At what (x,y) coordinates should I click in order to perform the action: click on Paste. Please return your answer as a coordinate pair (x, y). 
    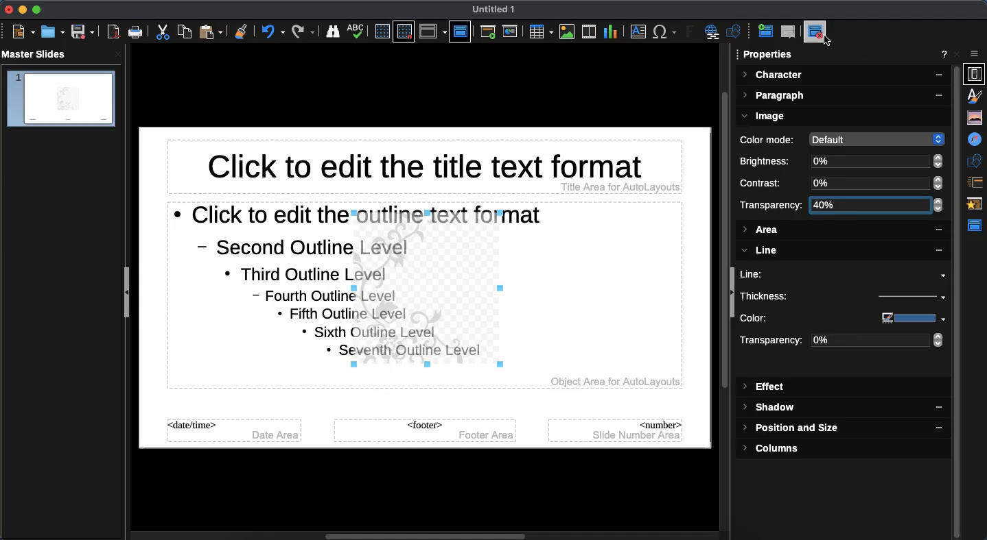
    Looking at the image, I should click on (212, 32).